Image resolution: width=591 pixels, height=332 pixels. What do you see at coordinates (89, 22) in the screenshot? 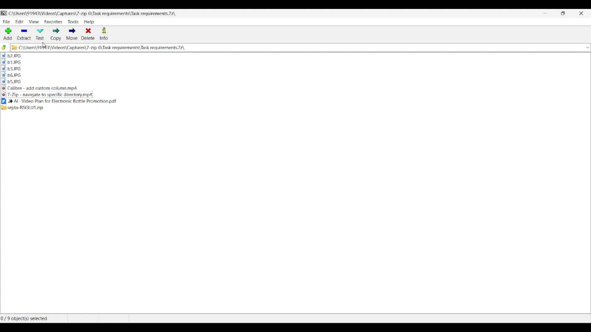
I see `Help menu` at bounding box center [89, 22].